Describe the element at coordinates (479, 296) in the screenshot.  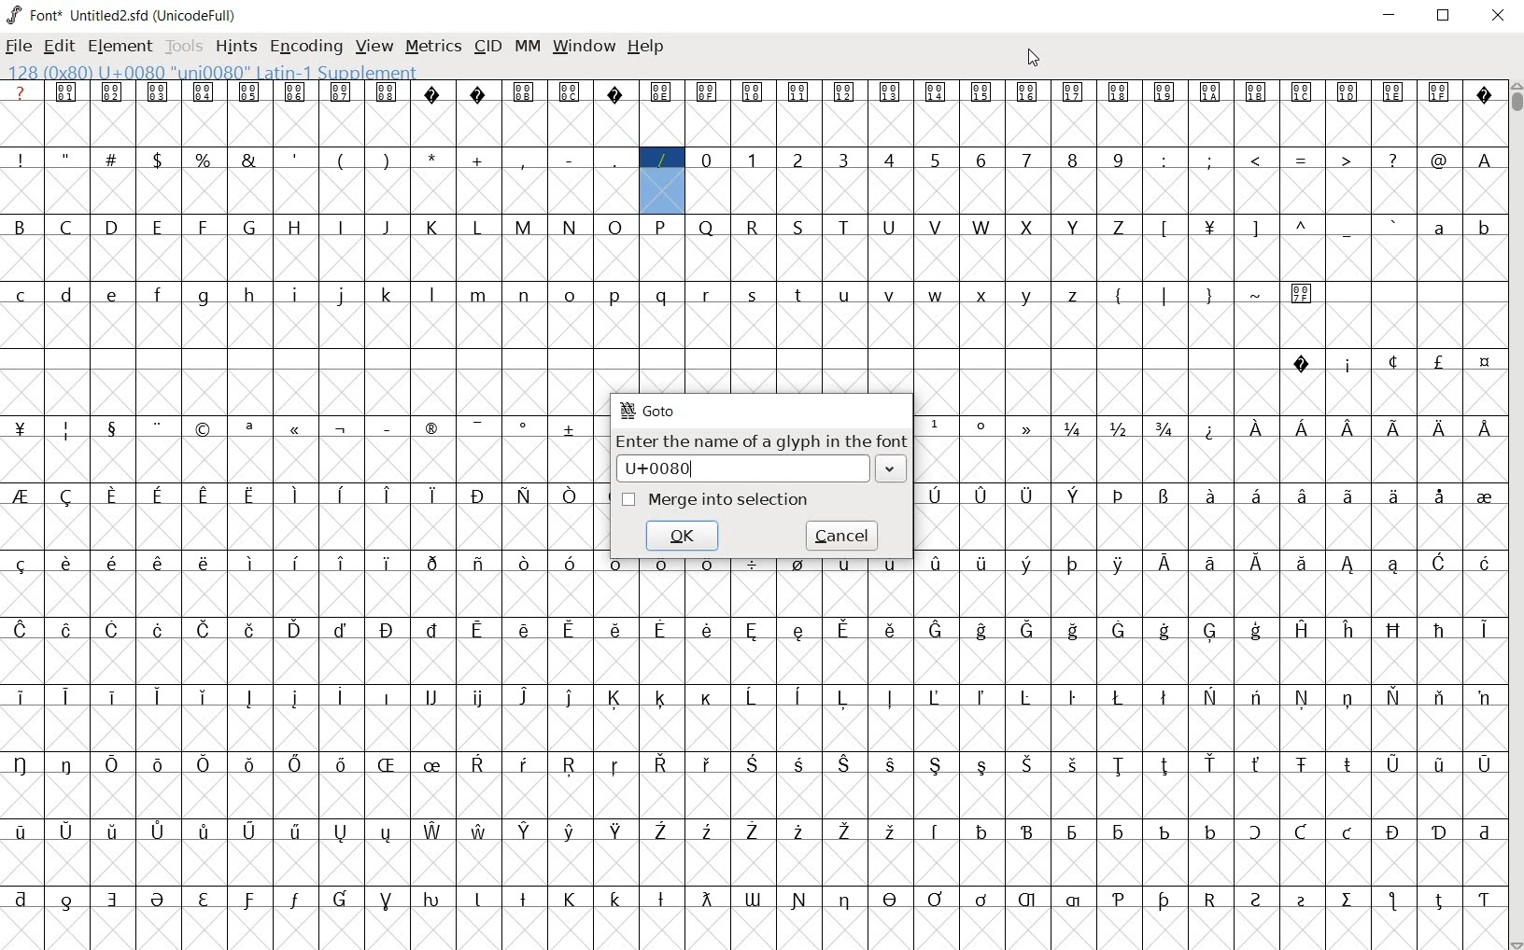
I see `glyph` at that location.